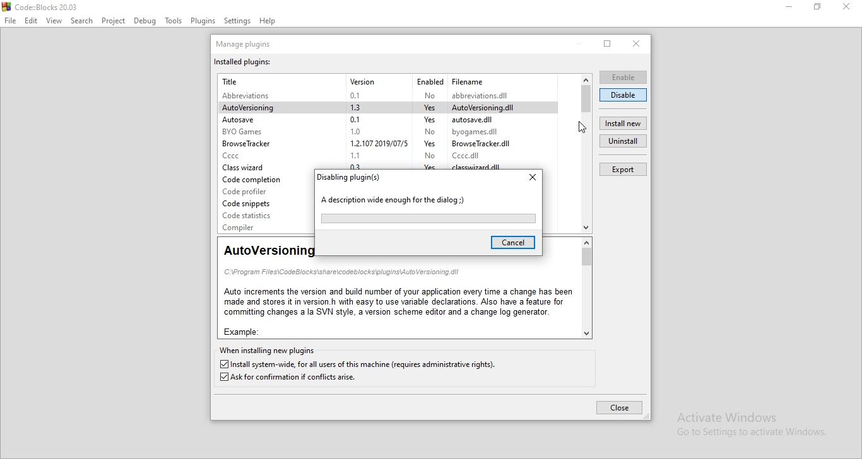 This screenshot has width=862, height=459. Describe the element at coordinates (429, 144) in the screenshot. I see `yes` at that location.